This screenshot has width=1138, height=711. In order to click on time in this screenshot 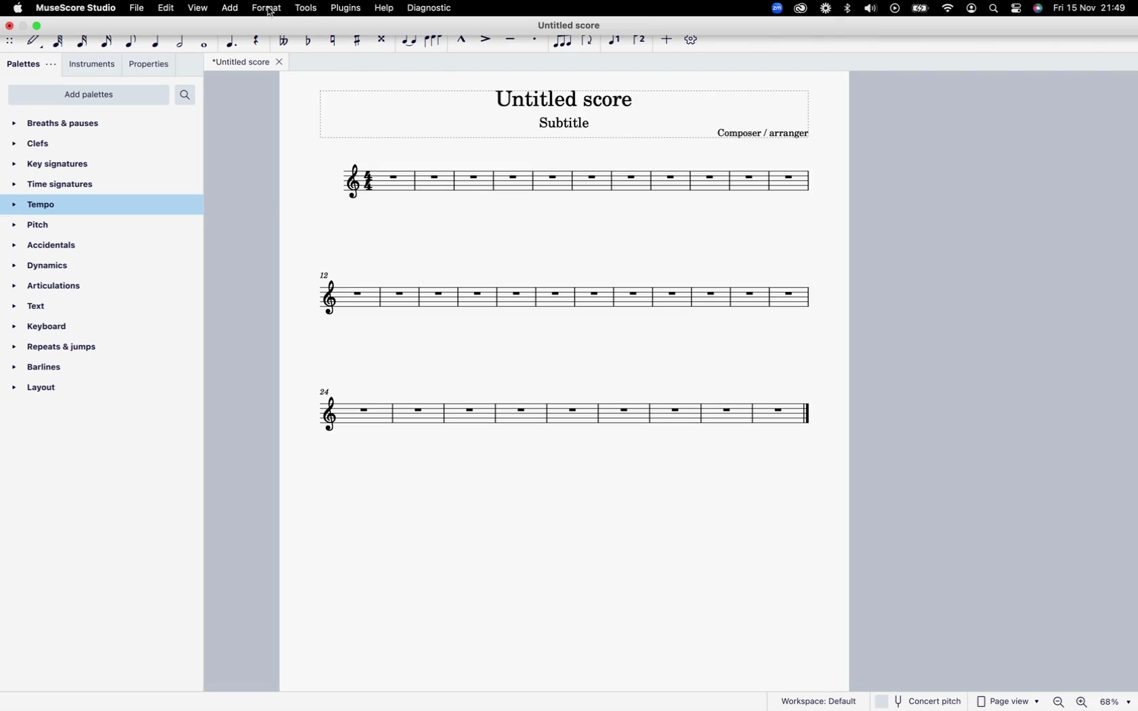, I will do `click(1091, 7)`.